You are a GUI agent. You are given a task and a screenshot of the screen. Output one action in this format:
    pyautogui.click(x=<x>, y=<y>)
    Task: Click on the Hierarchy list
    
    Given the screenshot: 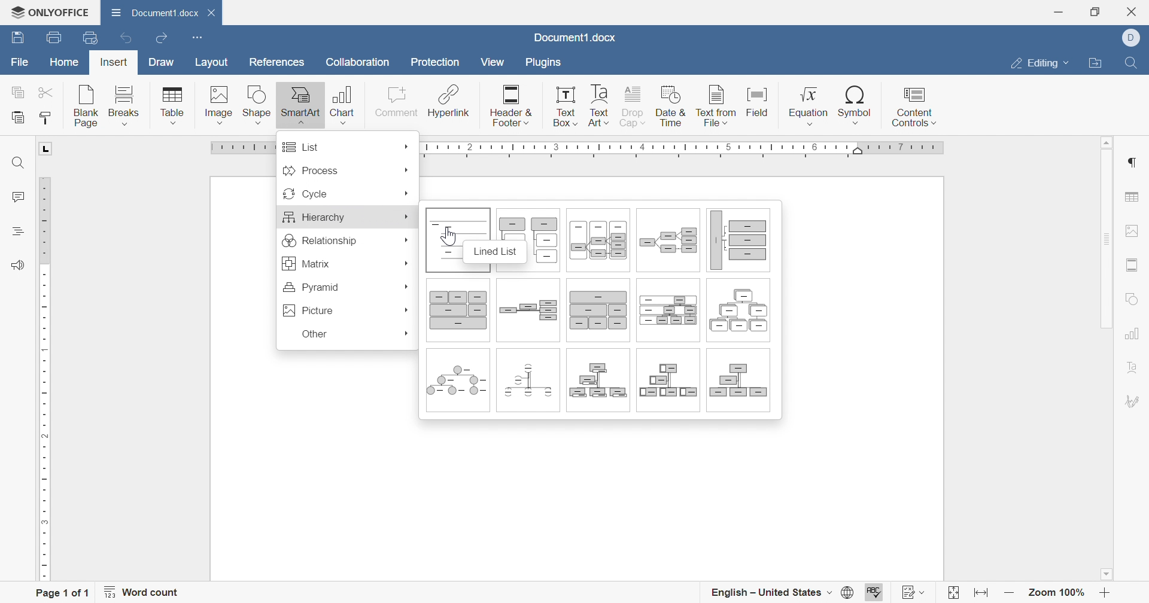 What is the action you would take?
    pyautogui.click(x=540, y=242)
    